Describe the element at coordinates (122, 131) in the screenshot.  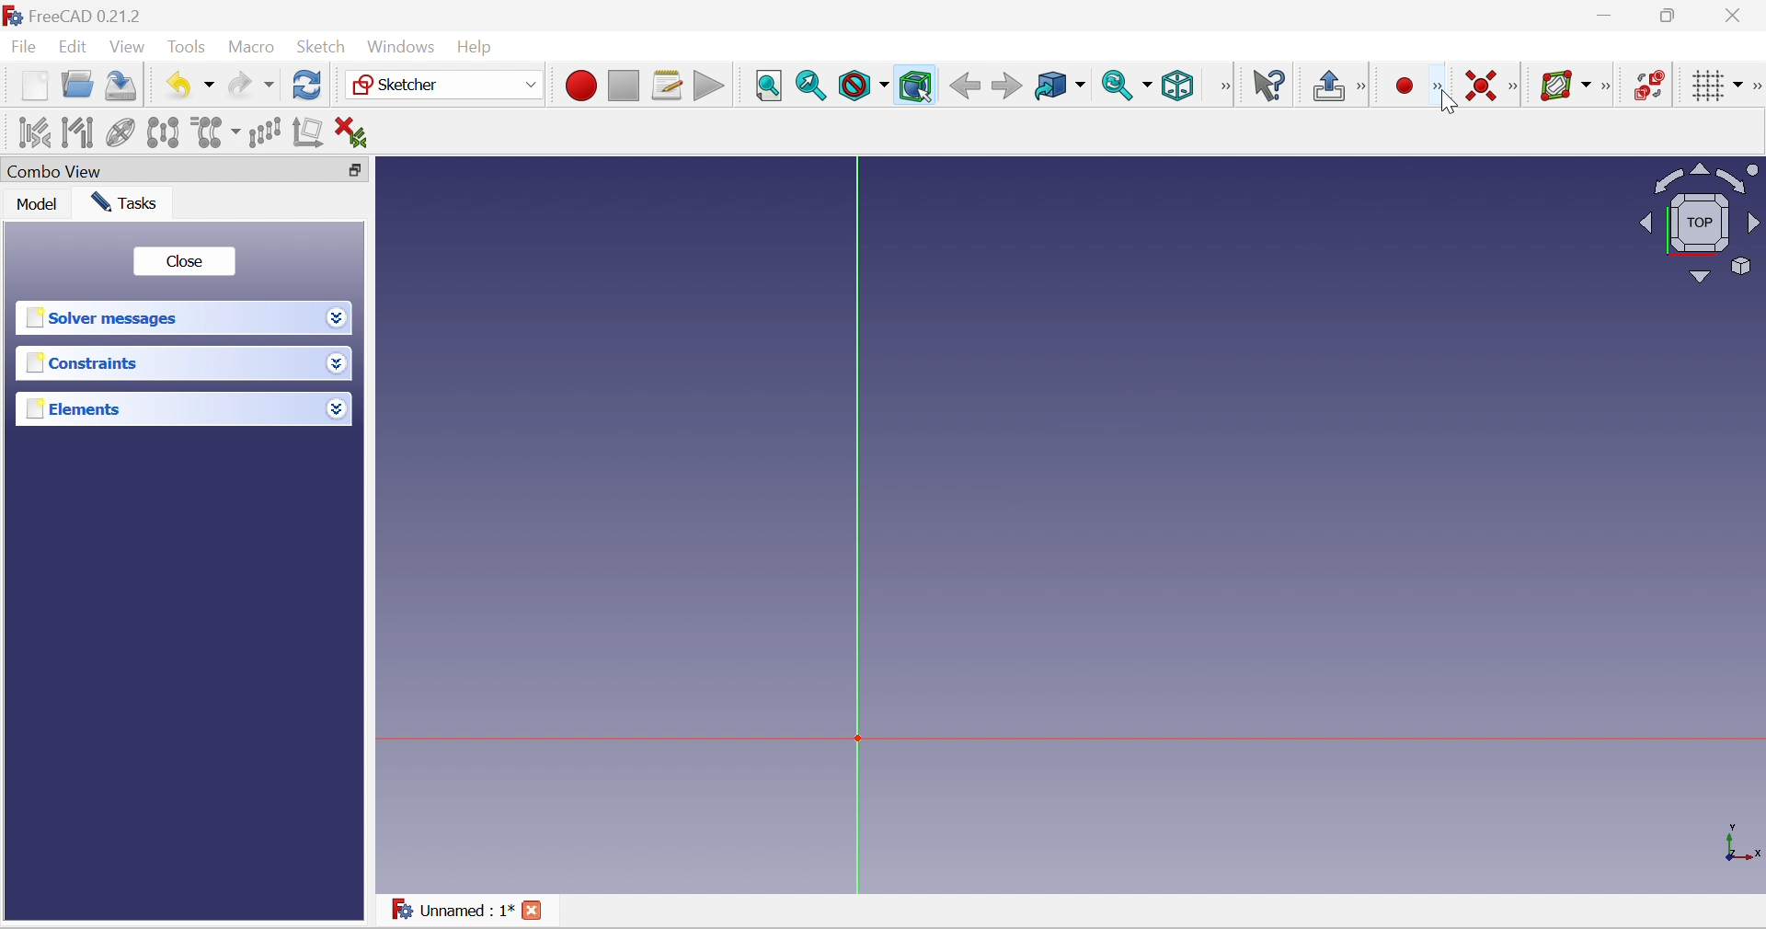
I see `Show/hide internal geometry` at that location.